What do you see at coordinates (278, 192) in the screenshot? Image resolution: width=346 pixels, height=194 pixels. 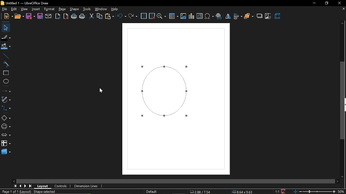 I see `scaling factor (1:1)` at bounding box center [278, 192].